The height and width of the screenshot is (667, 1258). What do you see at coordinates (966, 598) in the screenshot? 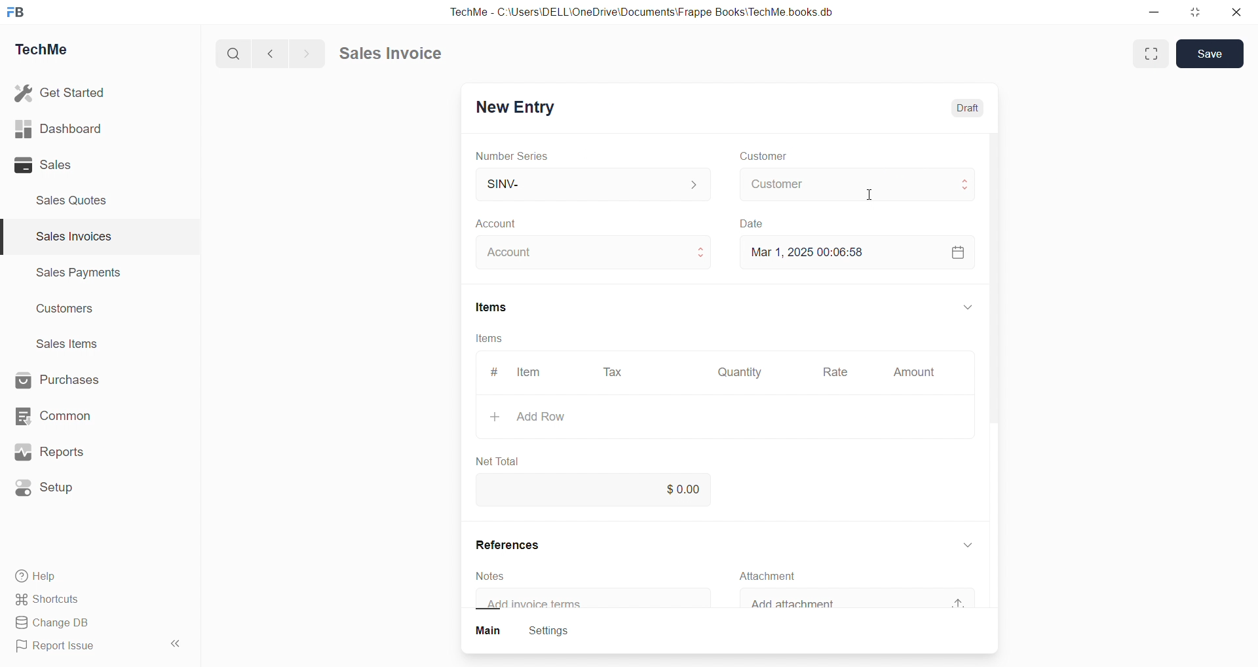
I see `Add Attachment button` at bounding box center [966, 598].